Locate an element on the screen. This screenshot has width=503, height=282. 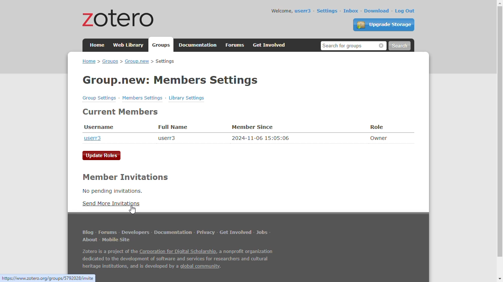
welcome, is located at coordinates (282, 11).